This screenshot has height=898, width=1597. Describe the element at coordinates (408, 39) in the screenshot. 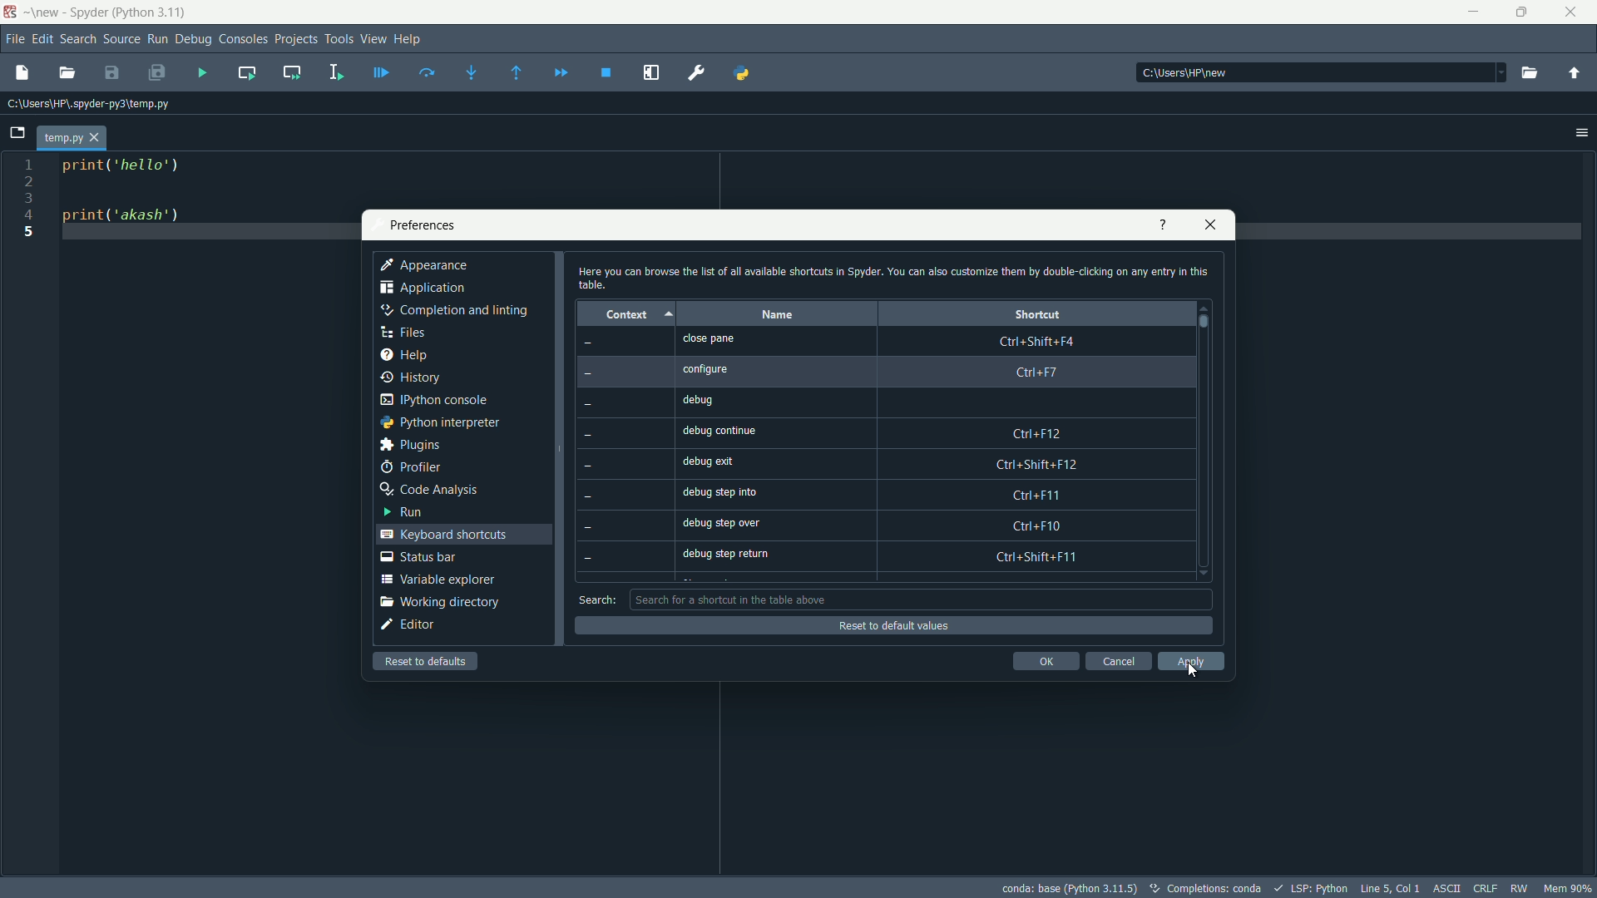

I see `help menu` at that location.